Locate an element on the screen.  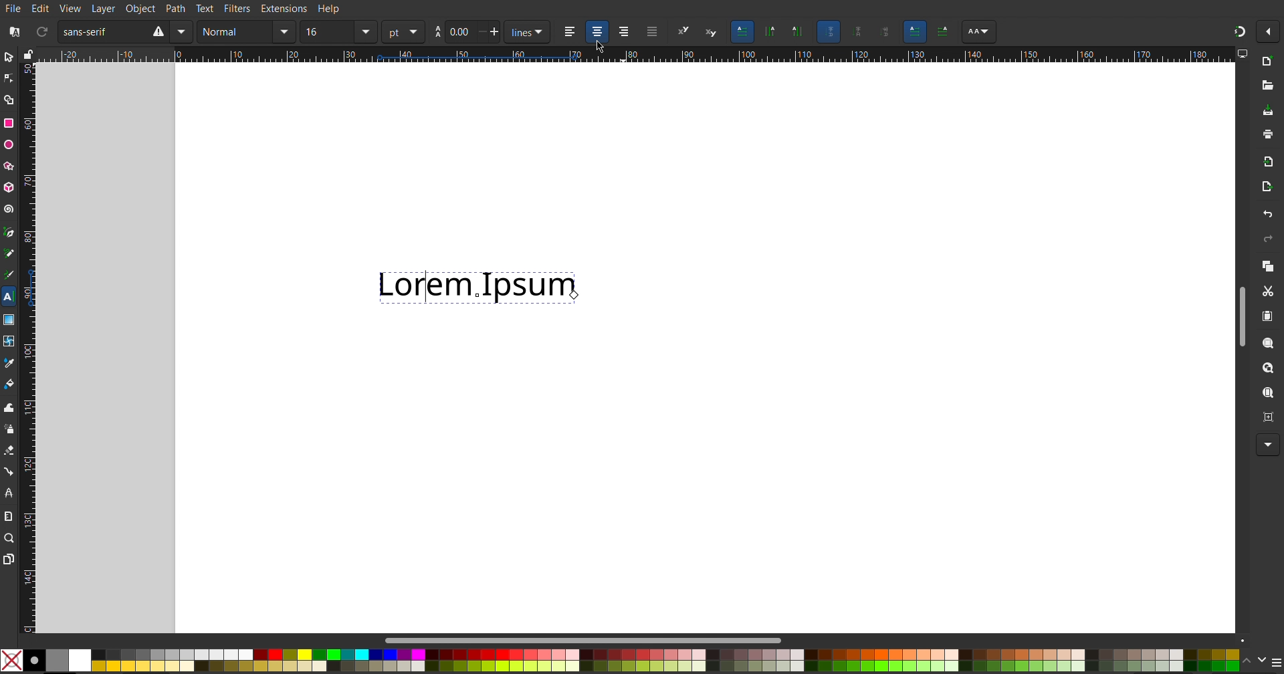
Vertical Ruler is located at coordinates (27, 348).